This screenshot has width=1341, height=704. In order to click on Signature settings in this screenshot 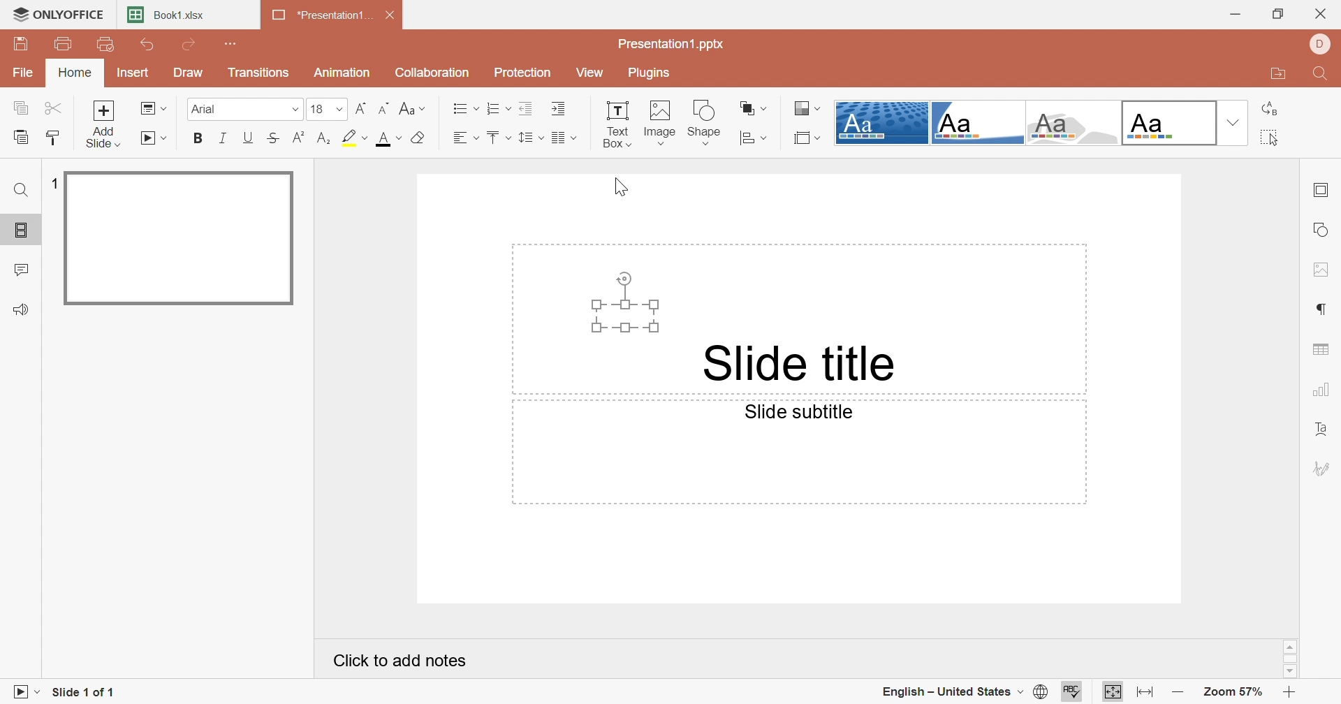, I will do `click(1324, 469)`.